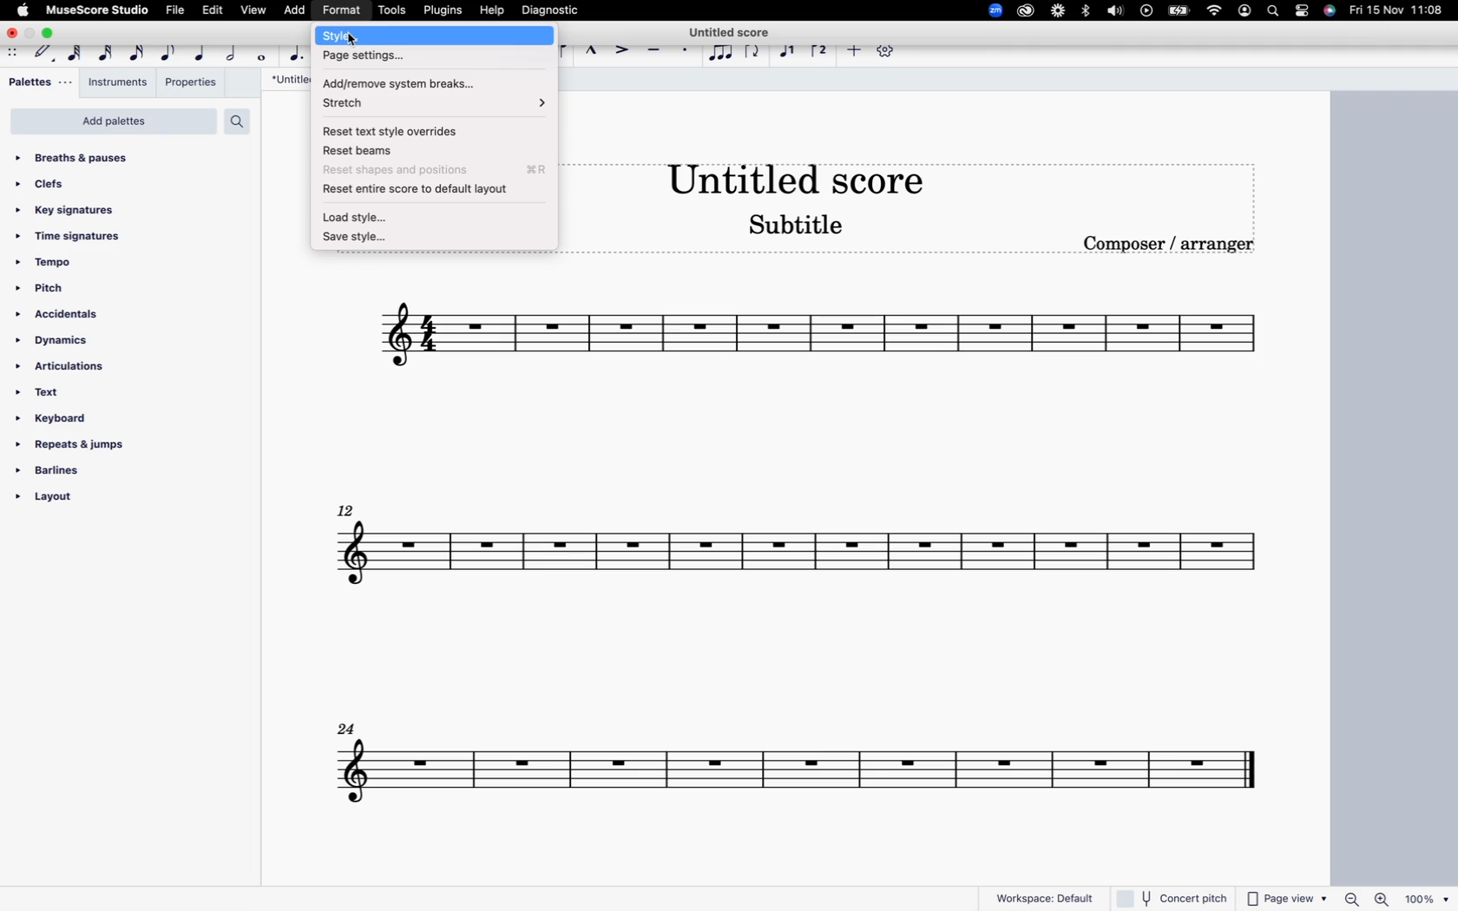  What do you see at coordinates (210, 10) in the screenshot?
I see `edit` at bounding box center [210, 10].